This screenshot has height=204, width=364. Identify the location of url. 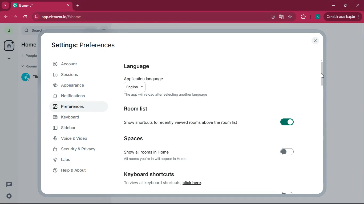
(94, 17).